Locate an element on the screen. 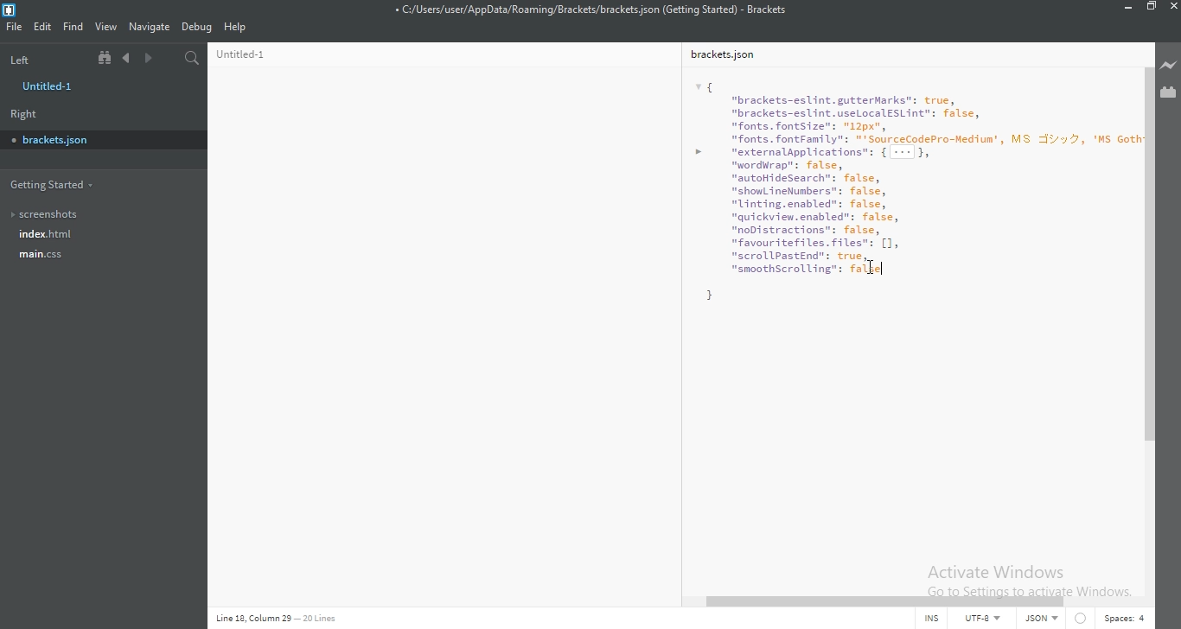  File name is located at coordinates (587, 12).